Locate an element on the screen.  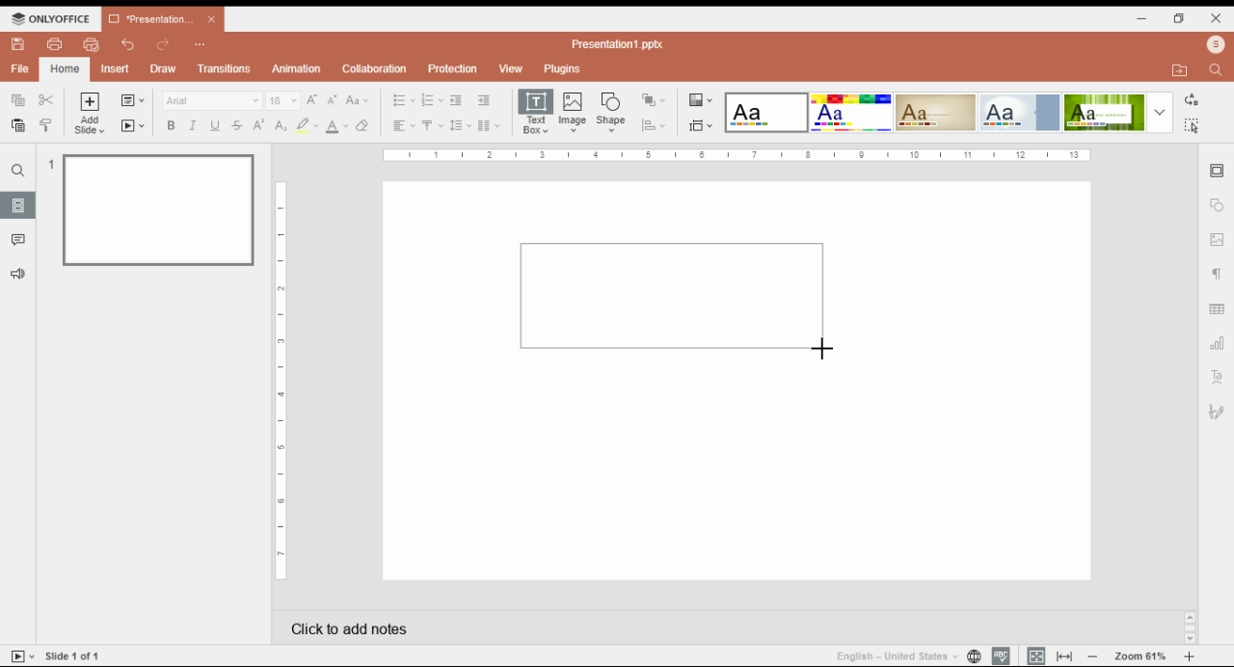
replace is located at coordinates (1193, 98).